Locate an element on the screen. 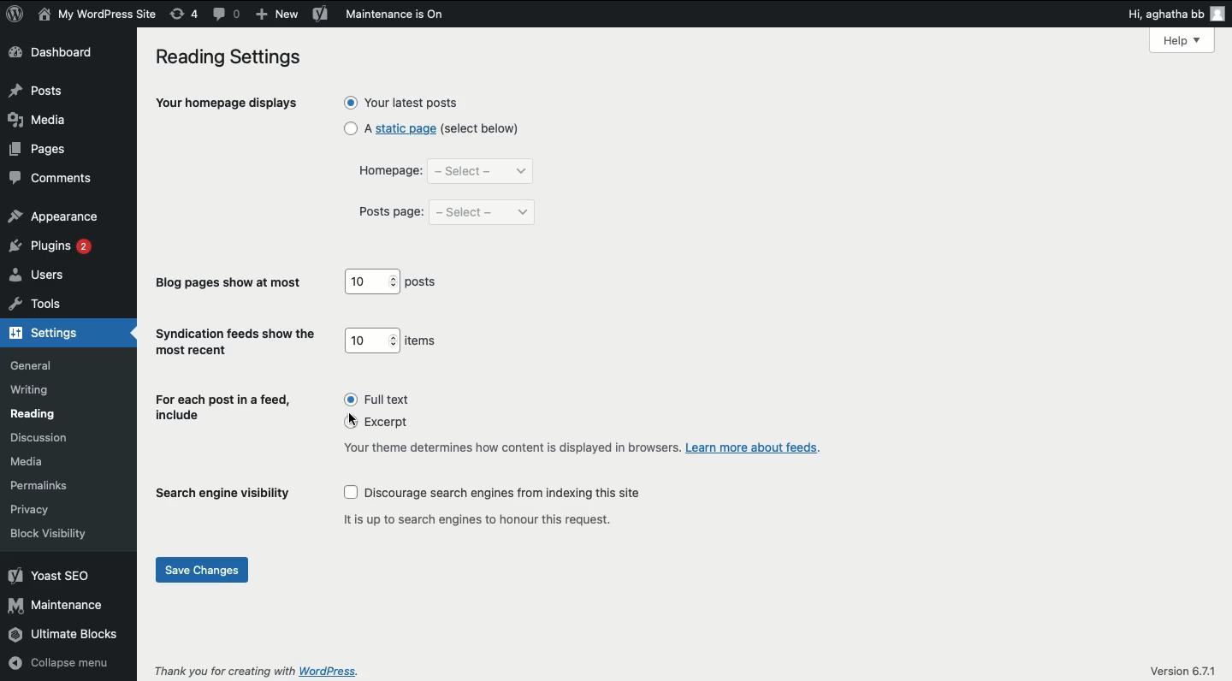 The width and height of the screenshot is (1232, 681). ultimate blocks is located at coordinates (65, 633).